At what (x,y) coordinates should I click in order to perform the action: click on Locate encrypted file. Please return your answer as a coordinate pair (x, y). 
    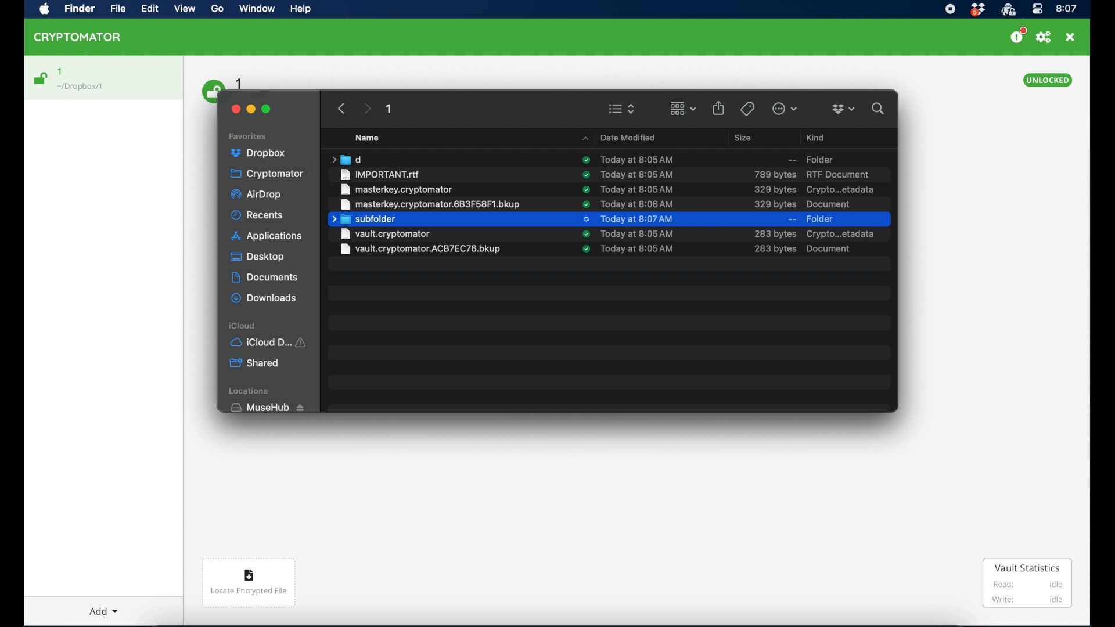
    Looking at the image, I should click on (250, 585).